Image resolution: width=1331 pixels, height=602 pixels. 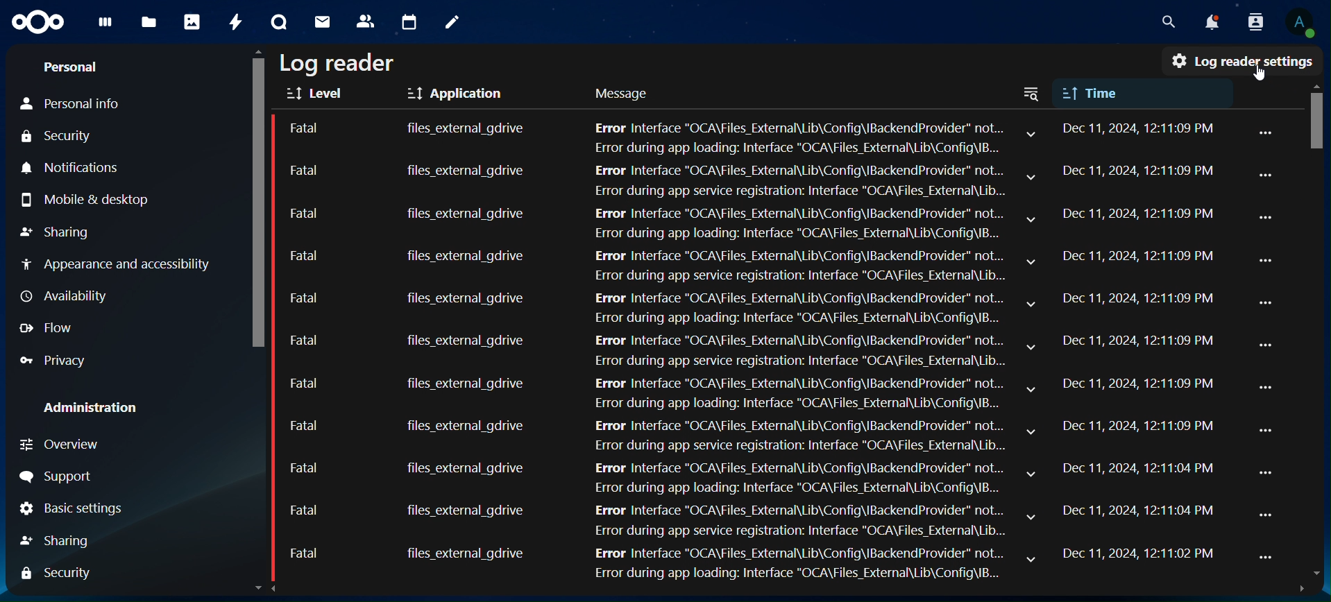 What do you see at coordinates (1320, 339) in the screenshot?
I see `scrollbar` at bounding box center [1320, 339].